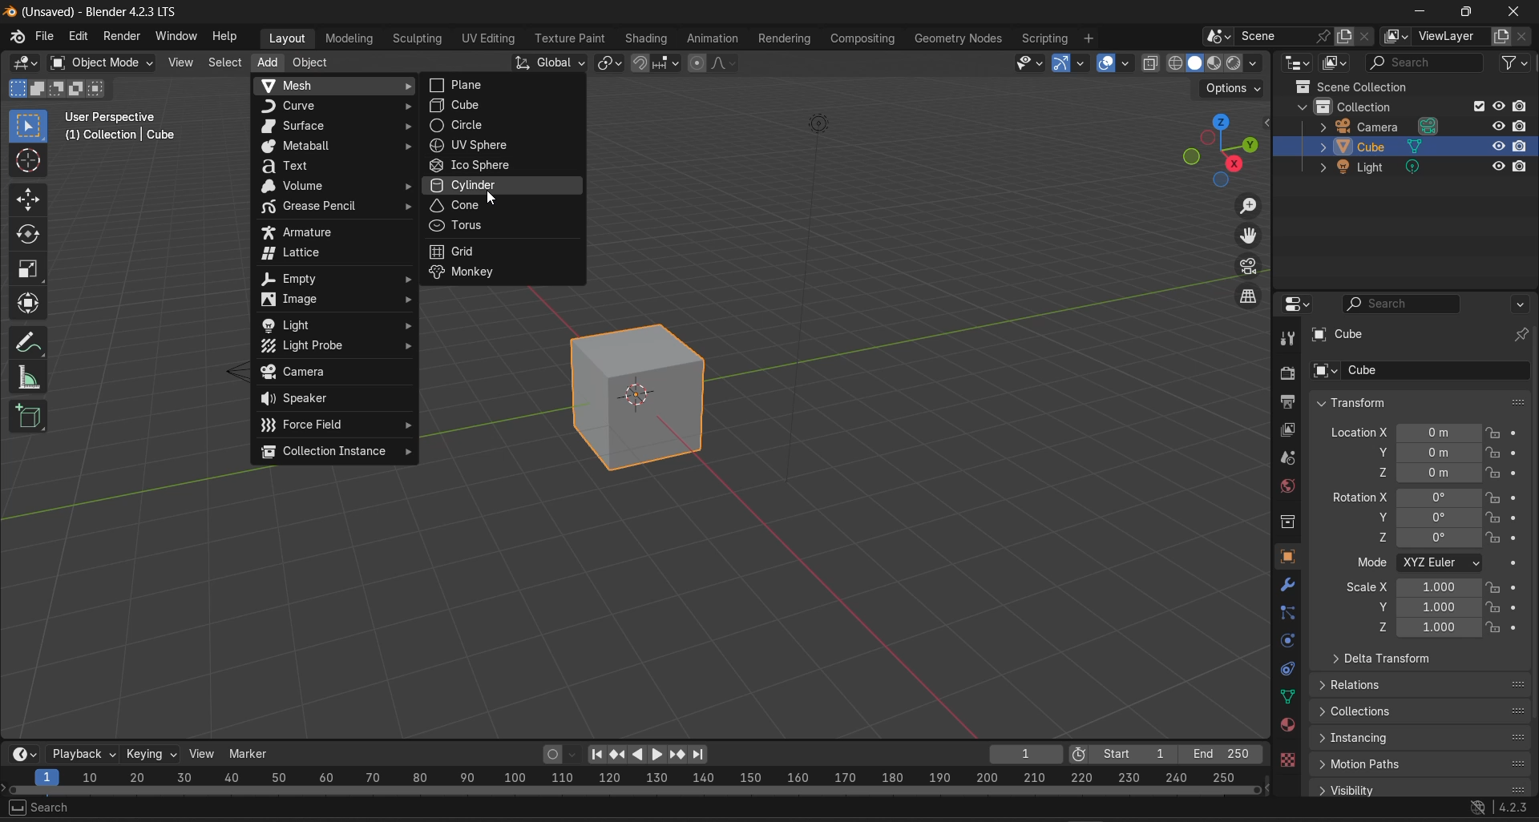 The image size is (1539, 822). What do you see at coordinates (353, 36) in the screenshot?
I see `modeling` at bounding box center [353, 36].